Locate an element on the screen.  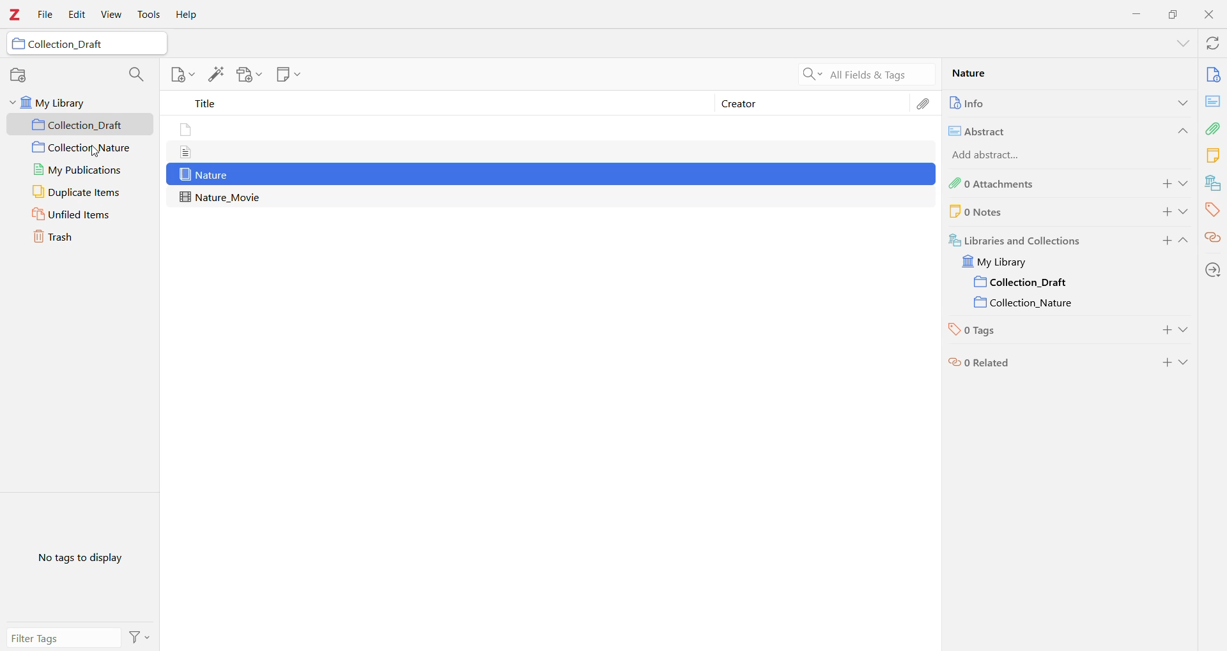
File is located at coordinates (46, 15).